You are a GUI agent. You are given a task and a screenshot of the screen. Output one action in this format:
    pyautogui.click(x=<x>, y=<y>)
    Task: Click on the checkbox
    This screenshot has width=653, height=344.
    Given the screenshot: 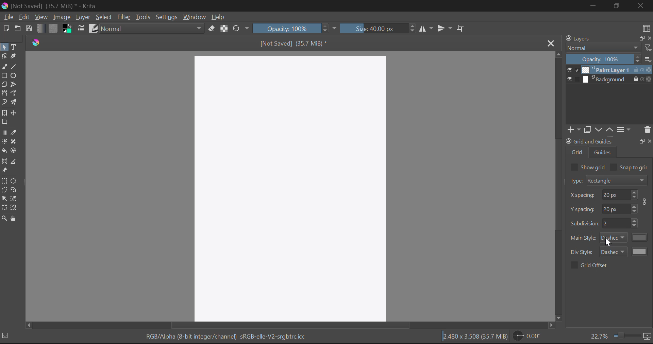 What is the action you would take?
    pyautogui.click(x=573, y=167)
    